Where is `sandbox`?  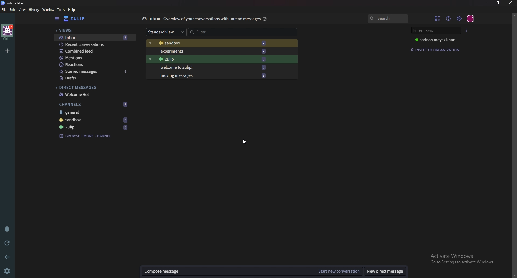 sandbox is located at coordinates (95, 120).